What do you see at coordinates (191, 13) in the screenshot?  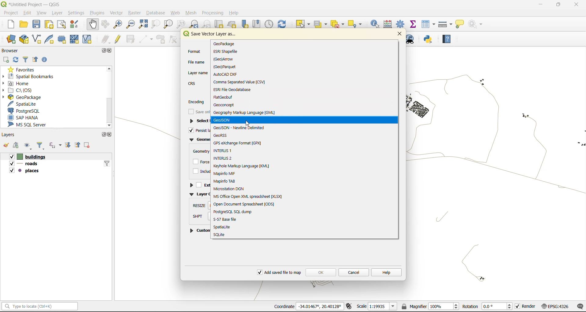 I see `mesh` at bounding box center [191, 13].